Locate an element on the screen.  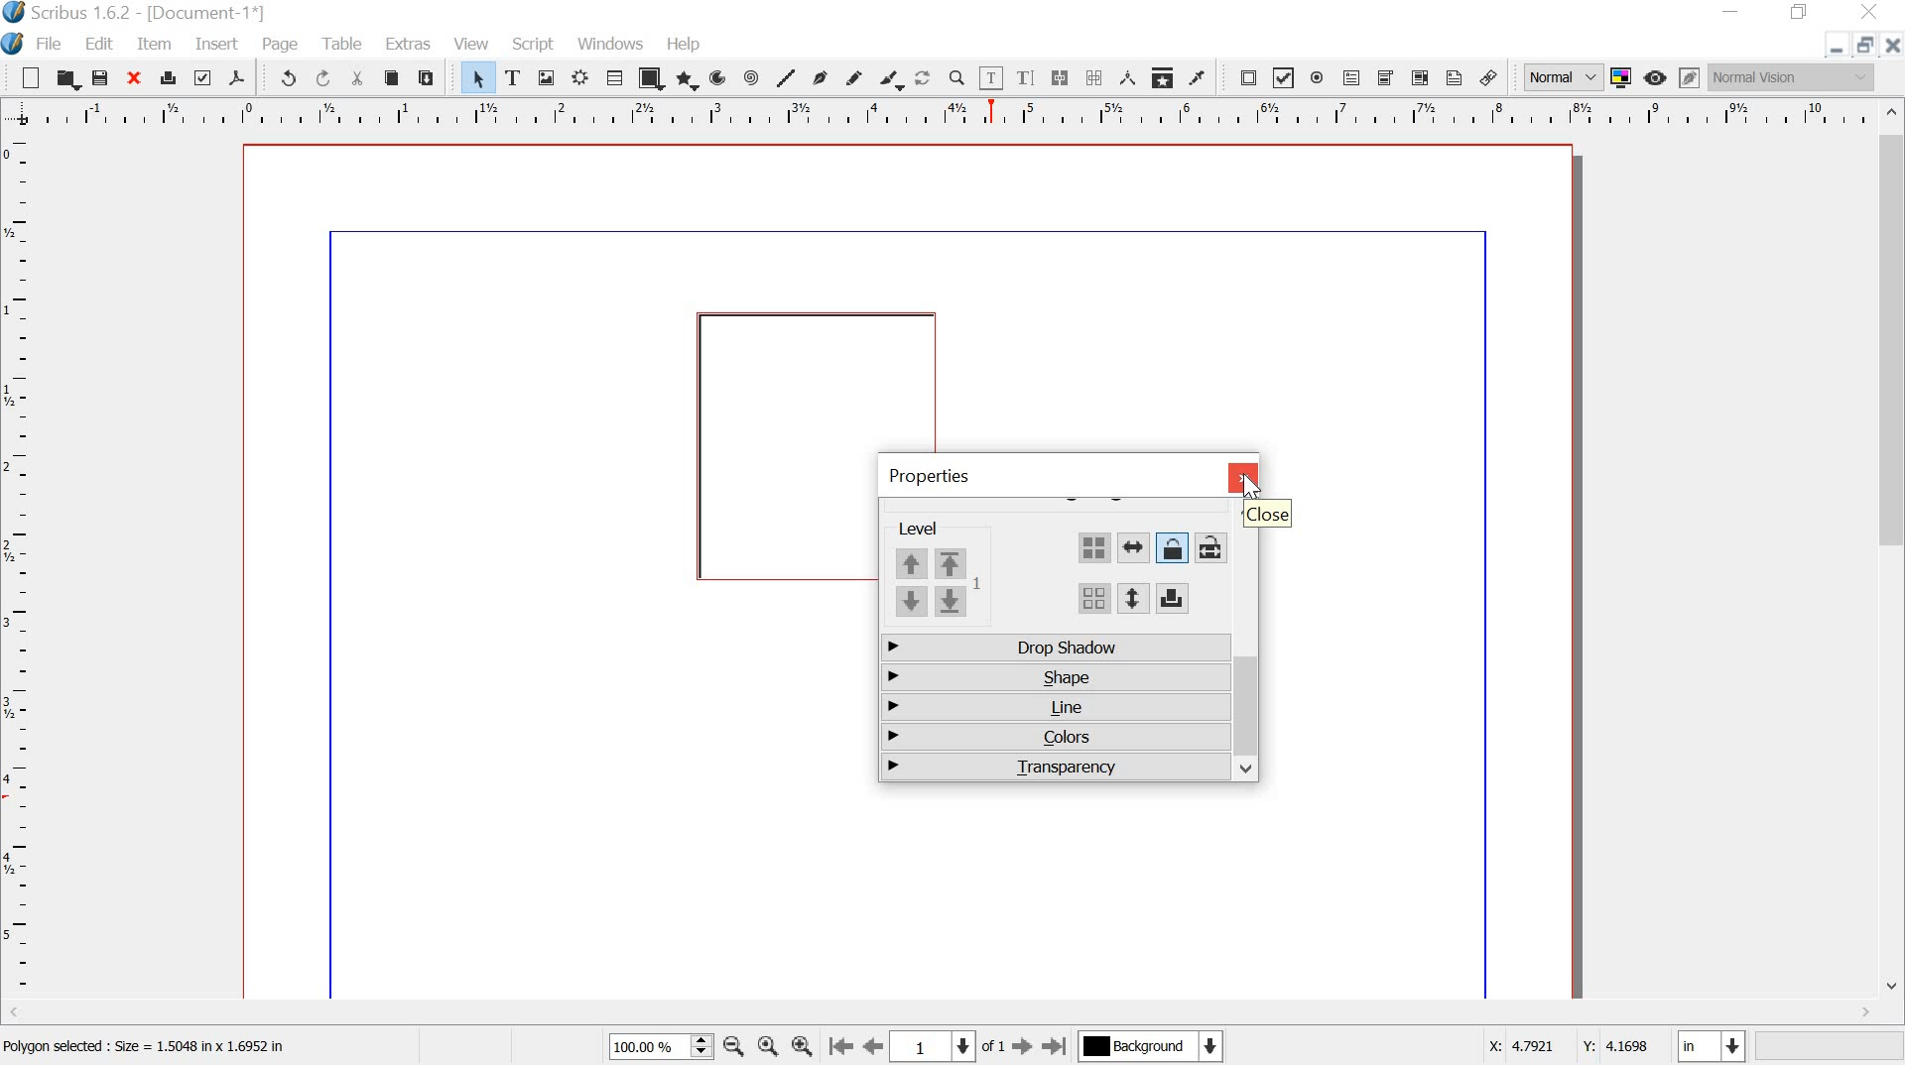
pdf check box is located at coordinates (1284, 78).